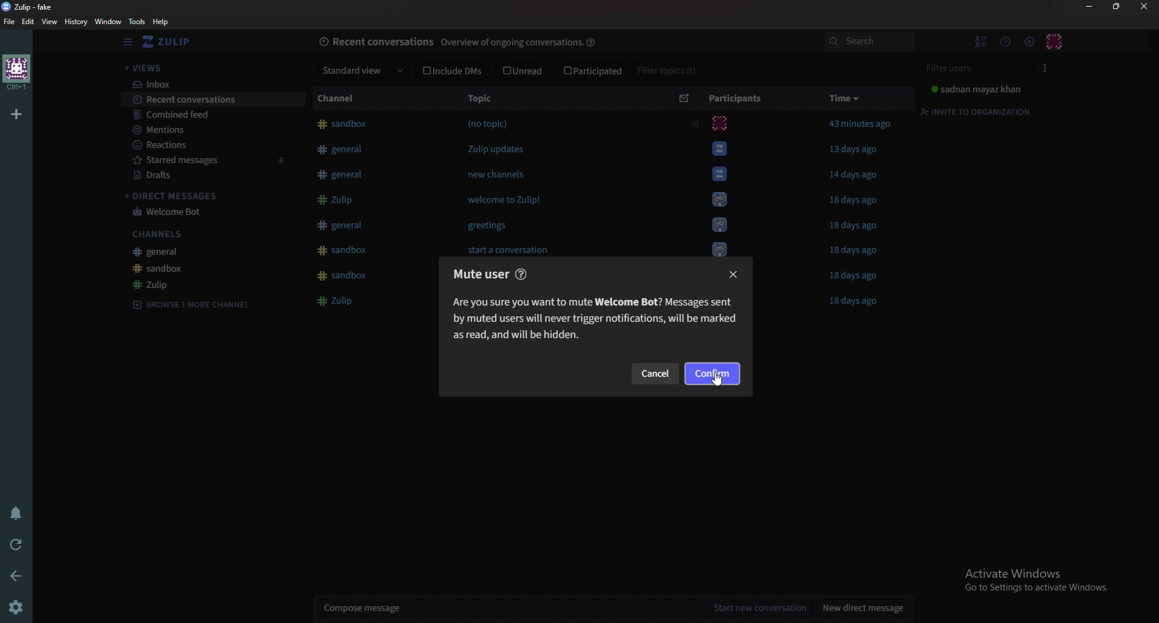  Describe the element at coordinates (858, 251) in the screenshot. I see `18 days ago` at that location.